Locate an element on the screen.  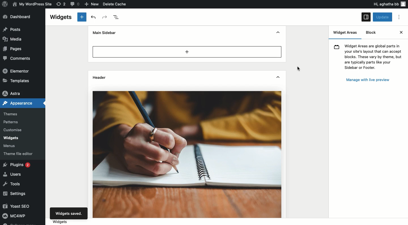
Collapse menu is located at coordinates (19, 223).